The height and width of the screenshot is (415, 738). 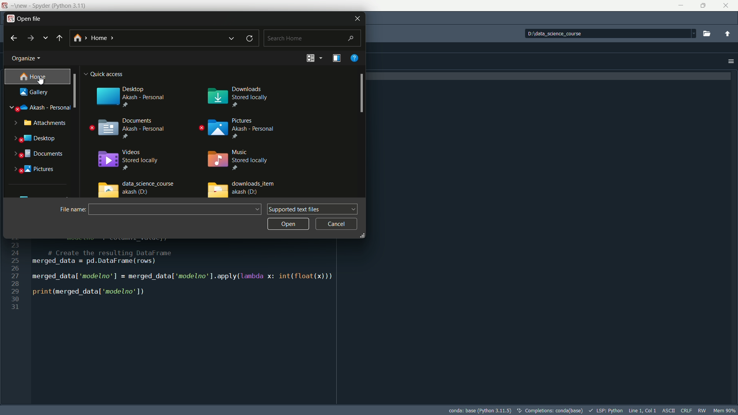 What do you see at coordinates (702, 411) in the screenshot?
I see `rw` at bounding box center [702, 411].